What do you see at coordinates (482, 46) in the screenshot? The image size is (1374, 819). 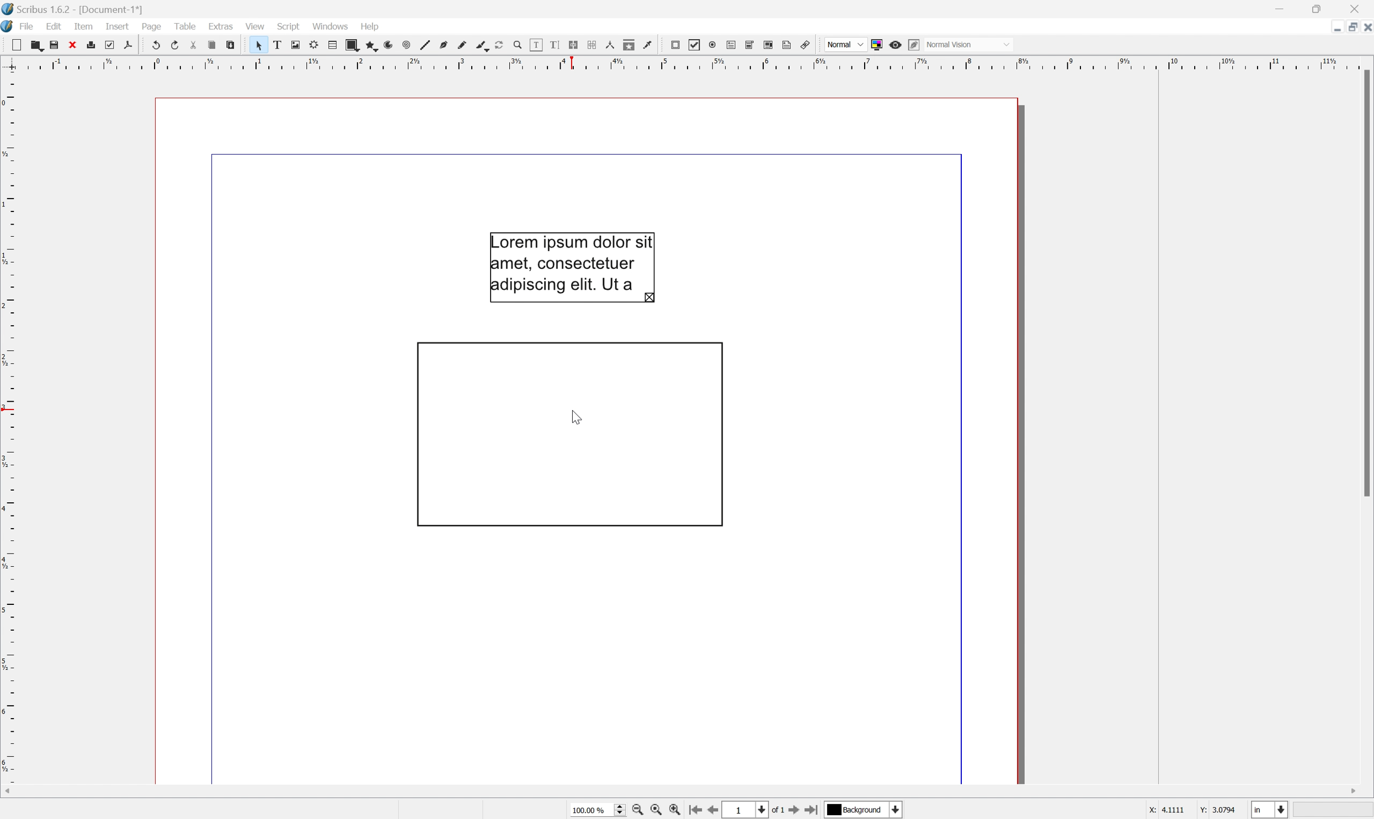 I see `Calligraphic line` at bounding box center [482, 46].